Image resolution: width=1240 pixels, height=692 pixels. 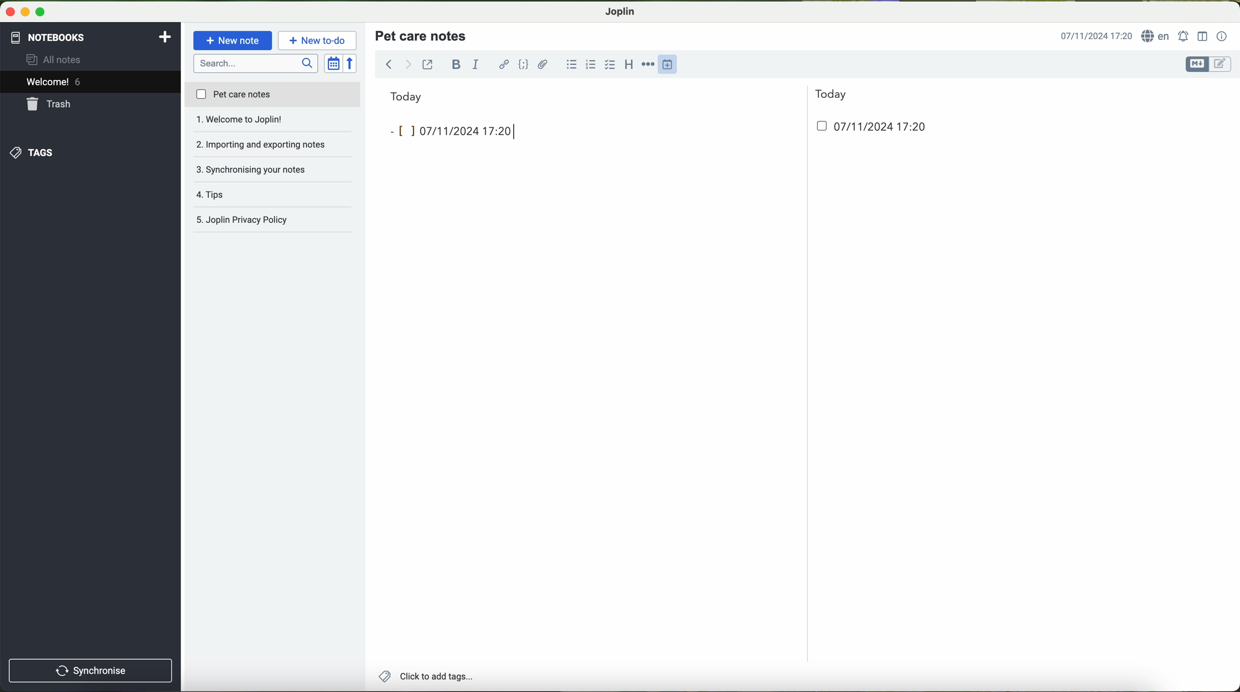 What do you see at coordinates (650, 64) in the screenshot?
I see `horizontal rule` at bounding box center [650, 64].